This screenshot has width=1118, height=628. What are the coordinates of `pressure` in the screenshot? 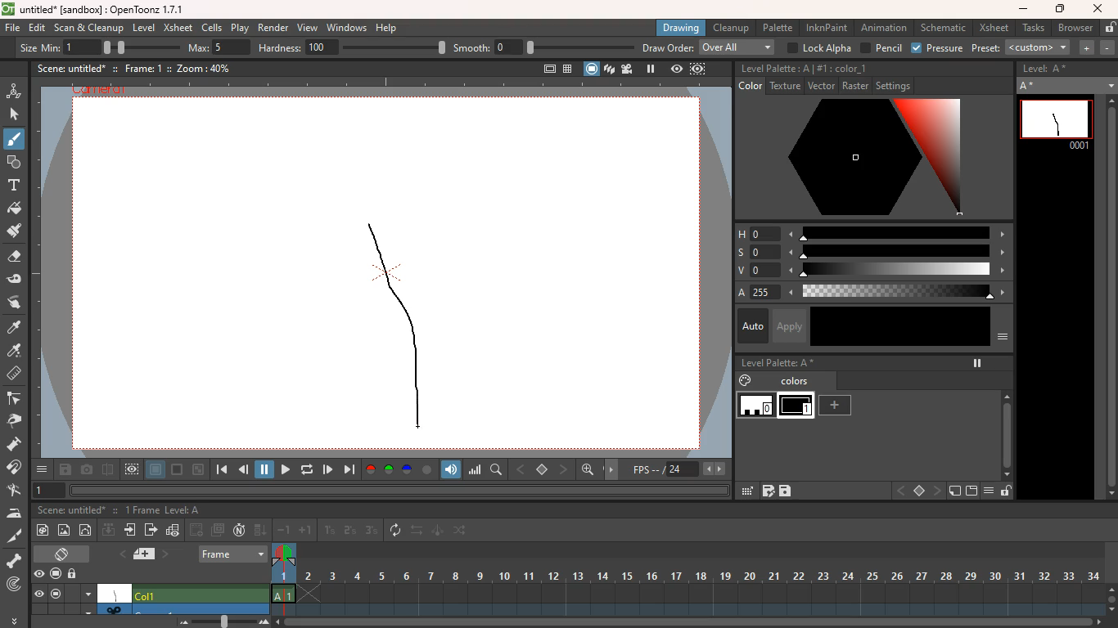 It's located at (937, 48).